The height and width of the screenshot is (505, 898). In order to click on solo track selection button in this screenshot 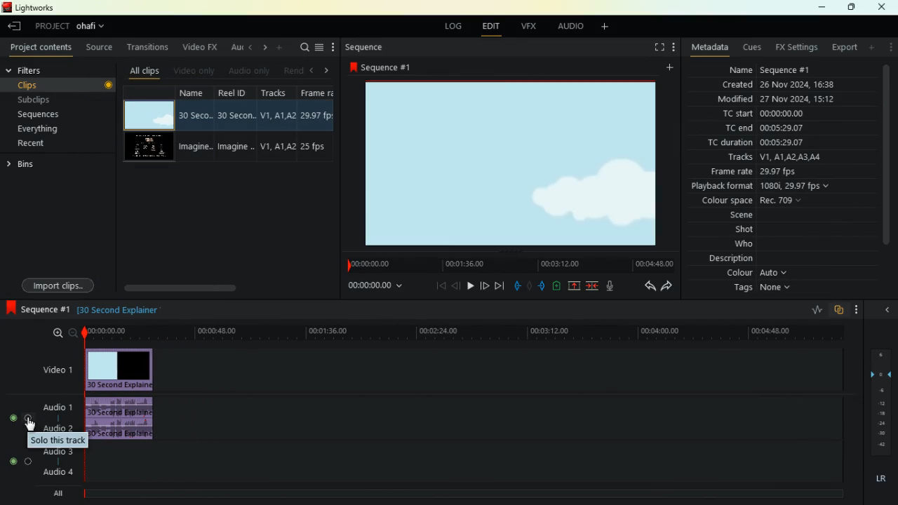, I will do `click(18, 416)`.